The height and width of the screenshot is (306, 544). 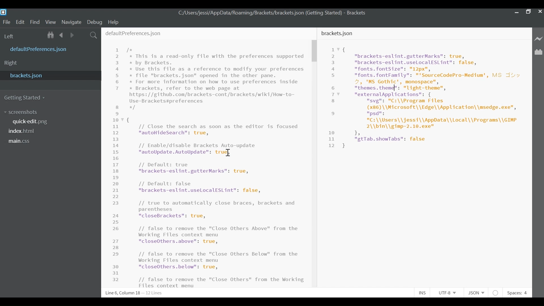 I want to click on Close, so click(x=540, y=12).